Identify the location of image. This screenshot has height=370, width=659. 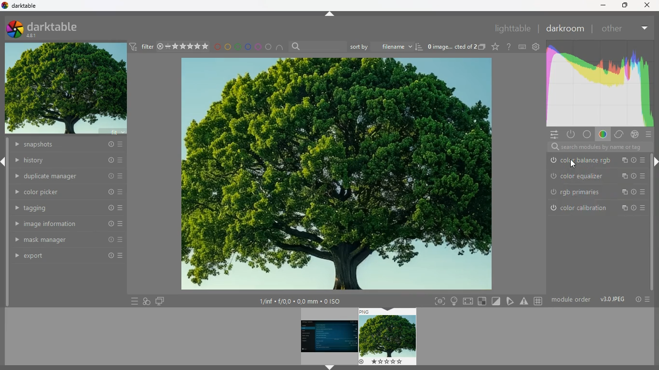
(388, 337).